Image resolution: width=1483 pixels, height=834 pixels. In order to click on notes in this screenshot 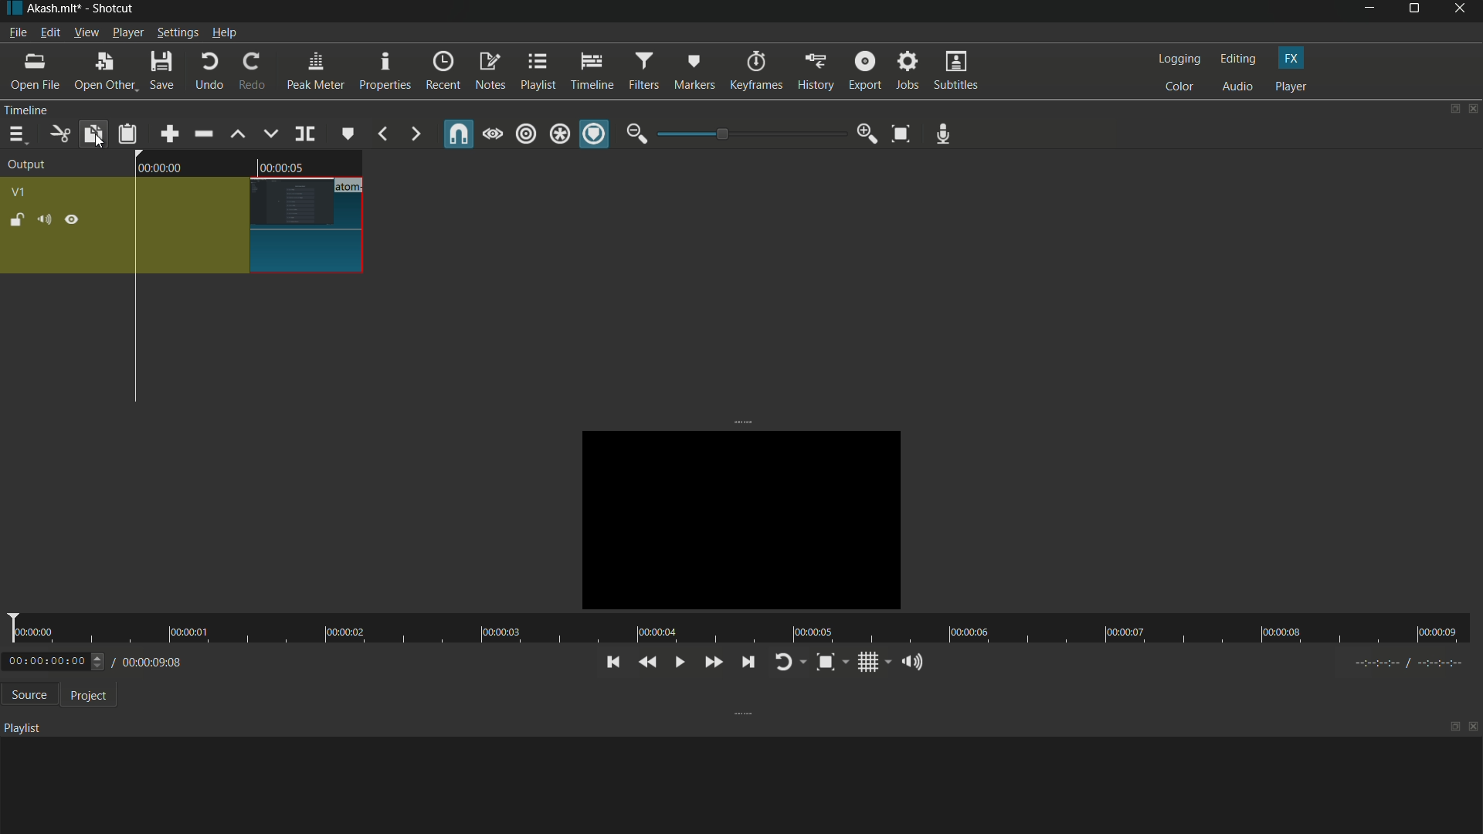, I will do `click(490, 73)`.